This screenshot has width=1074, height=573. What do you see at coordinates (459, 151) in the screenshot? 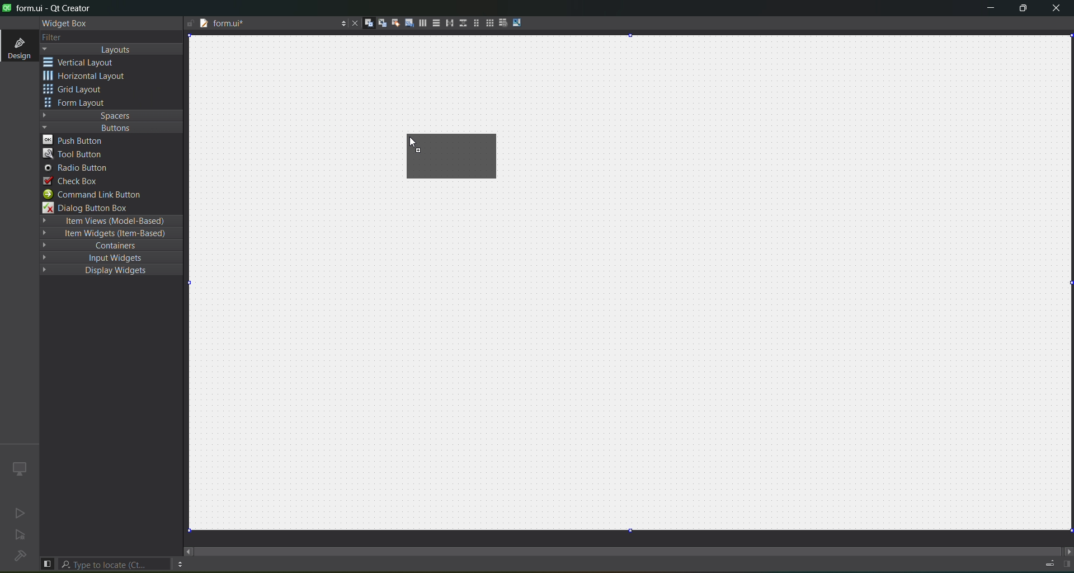
I see `grid layout` at bounding box center [459, 151].